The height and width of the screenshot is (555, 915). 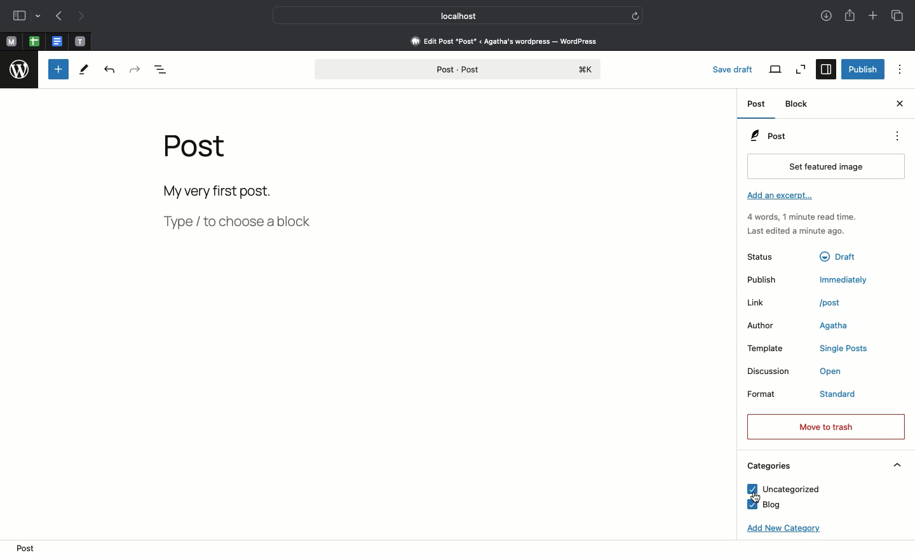 I want to click on Immediately, so click(x=846, y=279).